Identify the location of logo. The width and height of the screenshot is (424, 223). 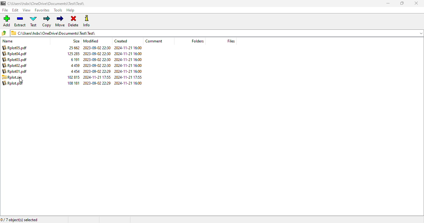
(3, 3).